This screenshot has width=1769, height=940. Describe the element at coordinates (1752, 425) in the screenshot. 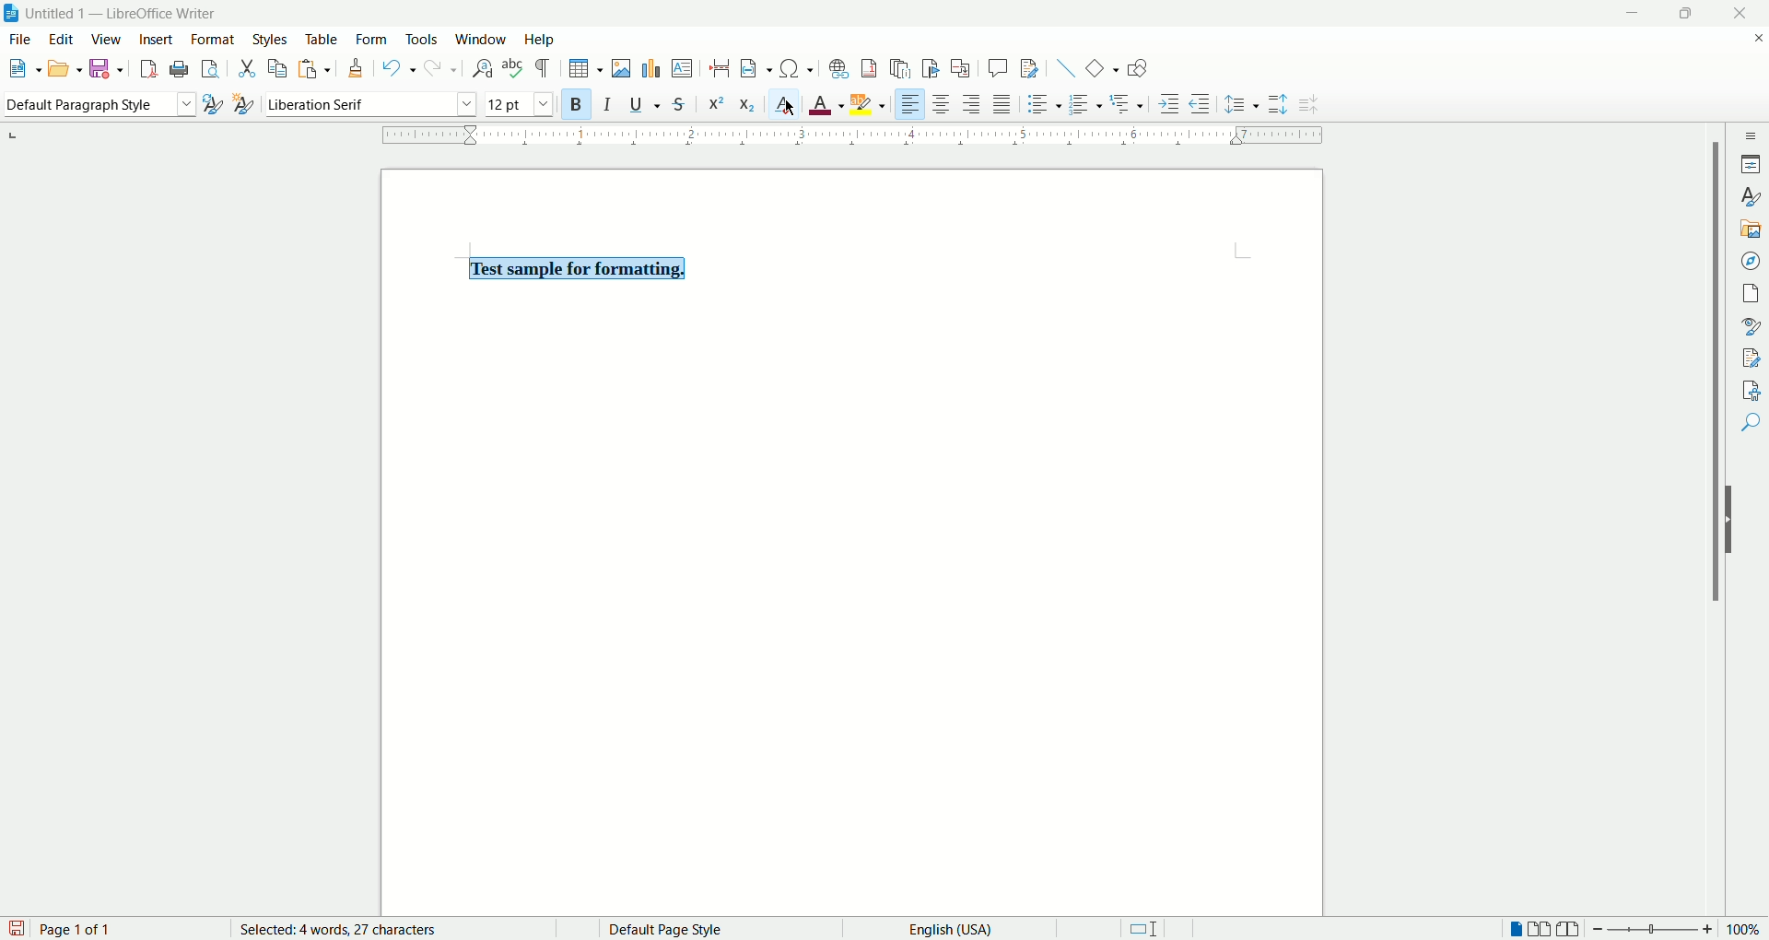

I see `find` at that location.